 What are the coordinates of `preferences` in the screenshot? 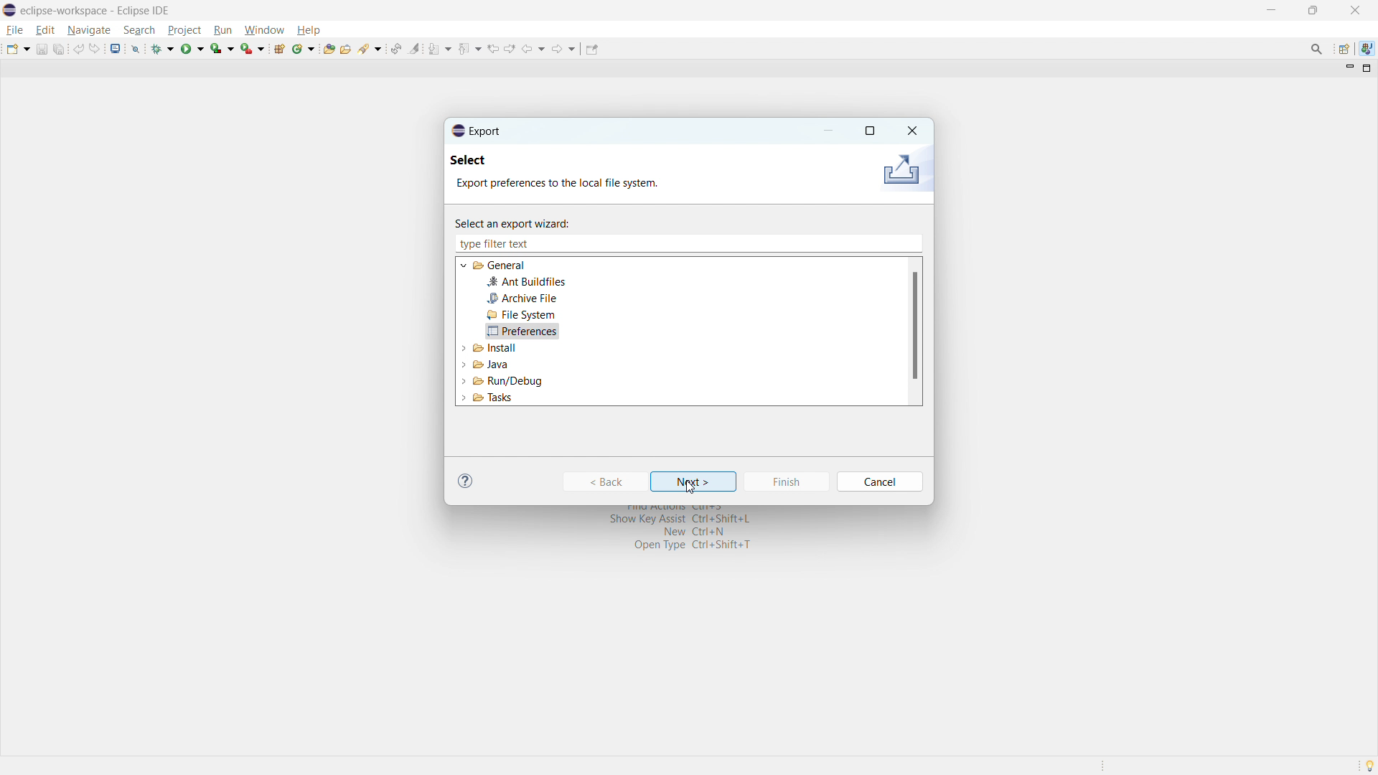 It's located at (521, 331).